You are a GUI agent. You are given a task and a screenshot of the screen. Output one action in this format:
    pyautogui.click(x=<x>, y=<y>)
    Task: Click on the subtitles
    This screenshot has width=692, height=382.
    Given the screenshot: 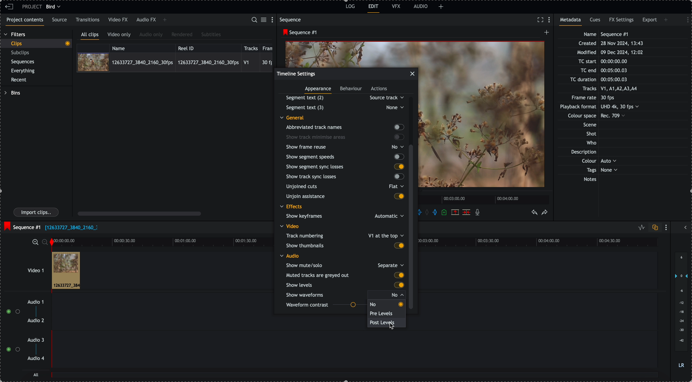 What is the action you would take?
    pyautogui.click(x=211, y=35)
    